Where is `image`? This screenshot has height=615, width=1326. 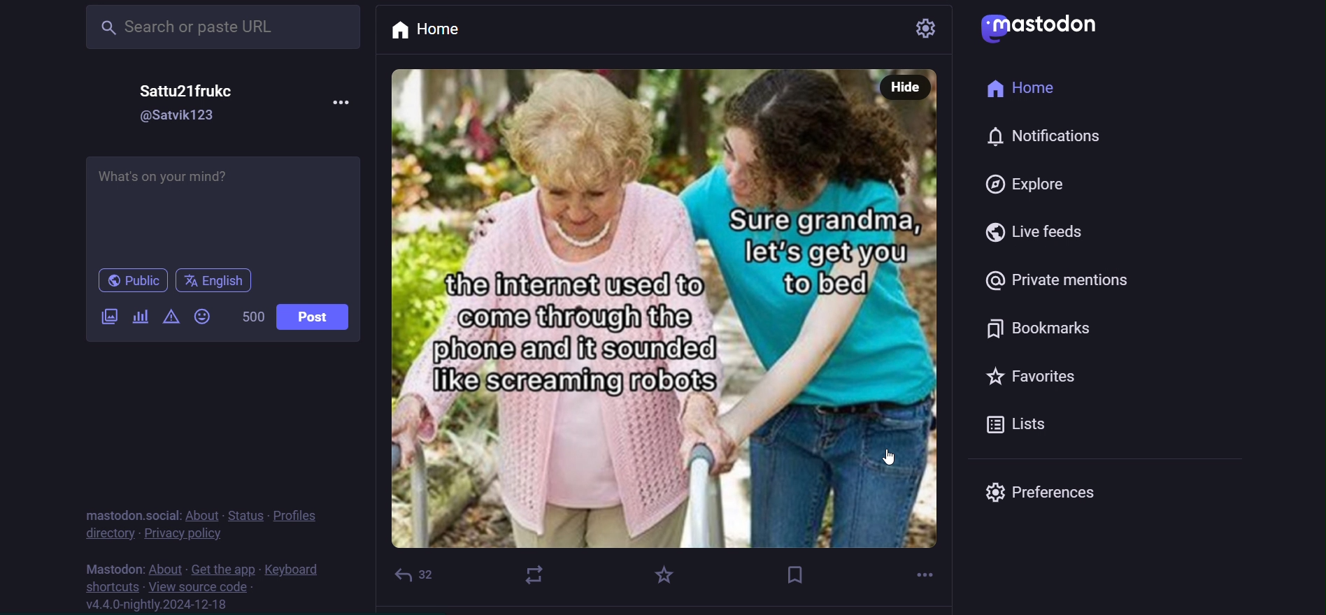
image is located at coordinates (668, 324).